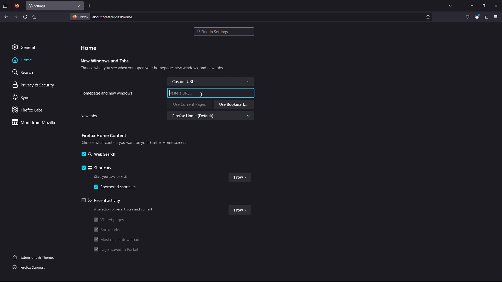 Image resolution: width=502 pixels, height=282 pixels. What do you see at coordinates (234, 104) in the screenshot?
I see `Use Bookmark` at bounding box center [234, 104].